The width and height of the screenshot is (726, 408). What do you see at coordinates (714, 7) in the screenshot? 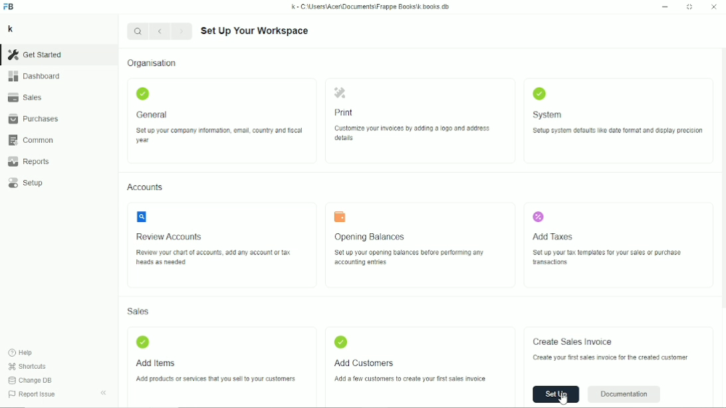
I see `Close` at bounding box center [714, 7].